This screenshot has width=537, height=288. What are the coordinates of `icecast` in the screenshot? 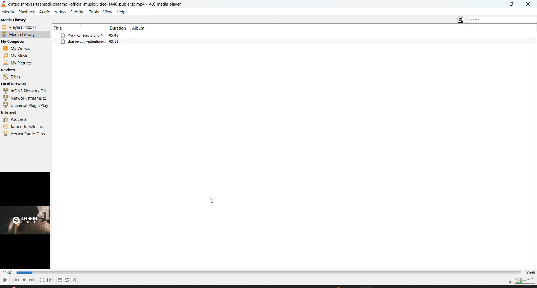 It's located at (25, 134).